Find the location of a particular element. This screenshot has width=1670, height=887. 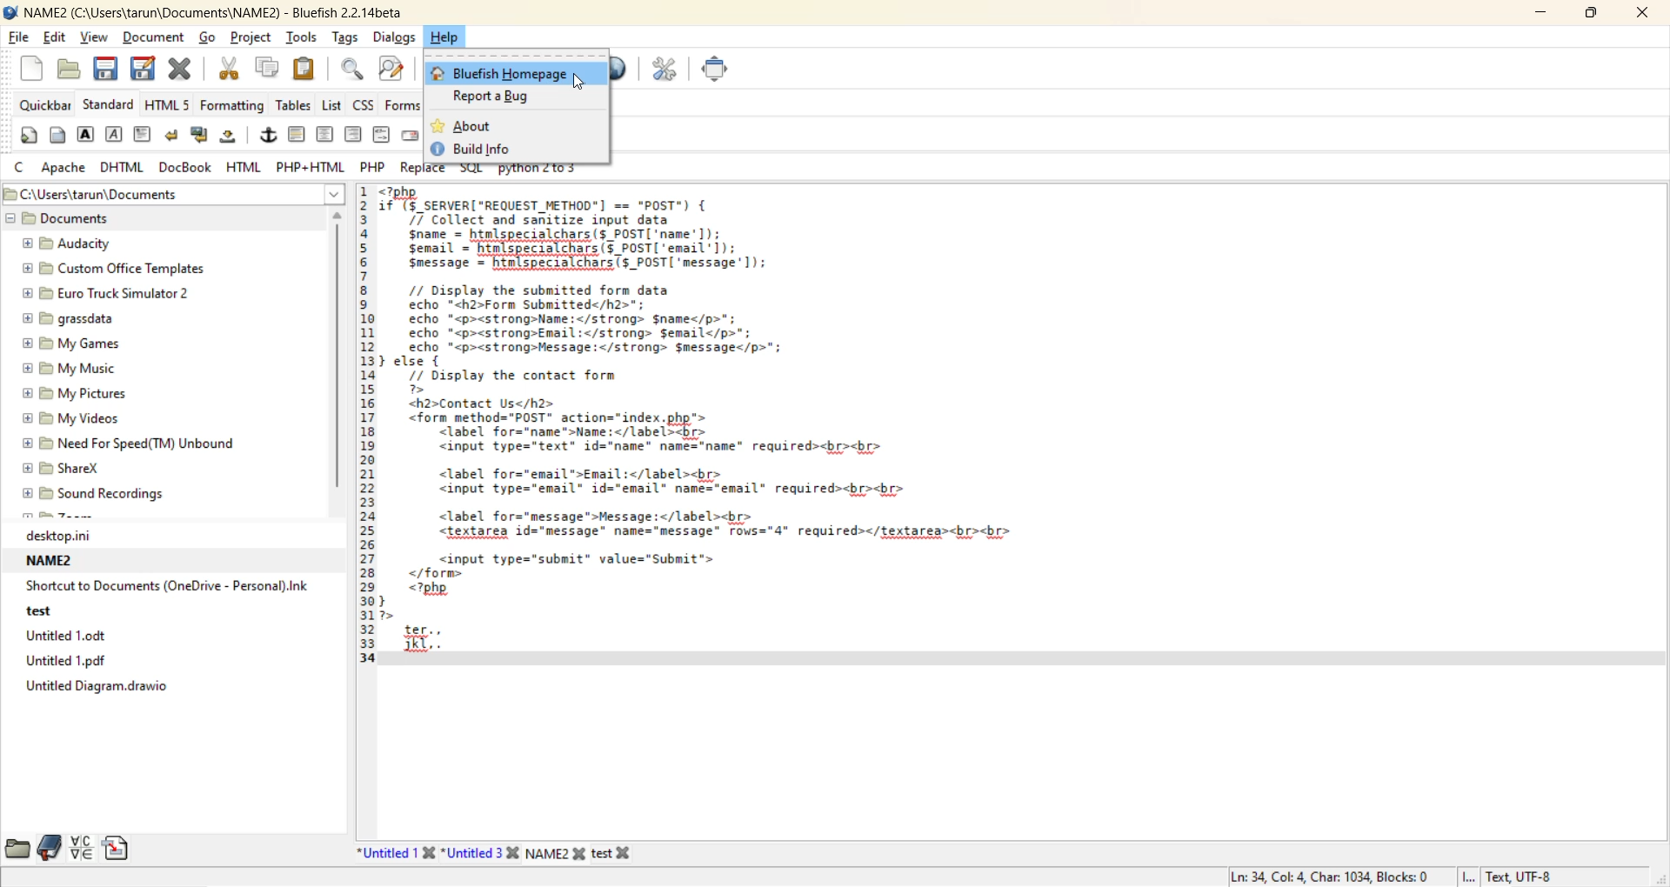

Custom Office Templates is located at coordinates (105, 270).